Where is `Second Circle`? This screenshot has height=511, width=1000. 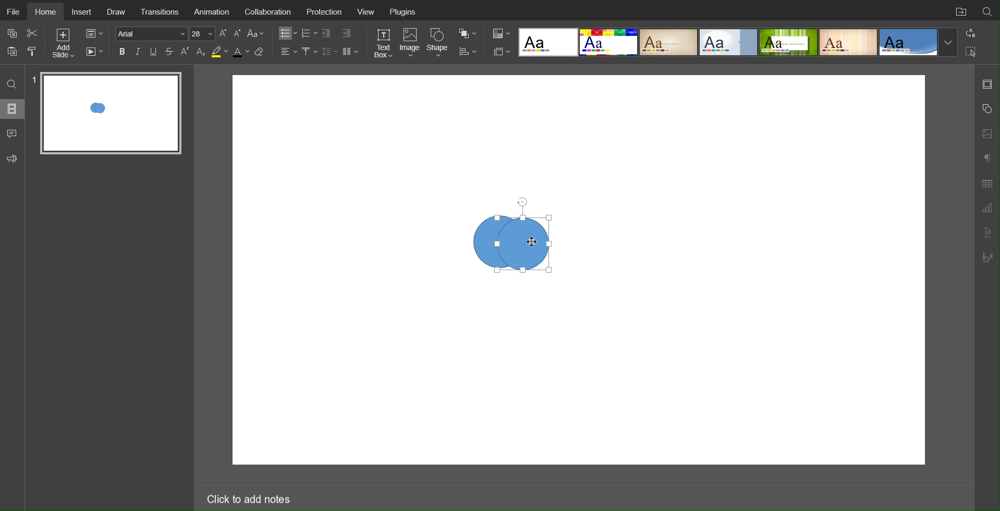
Second Circle is located at coordinates (527, 243).